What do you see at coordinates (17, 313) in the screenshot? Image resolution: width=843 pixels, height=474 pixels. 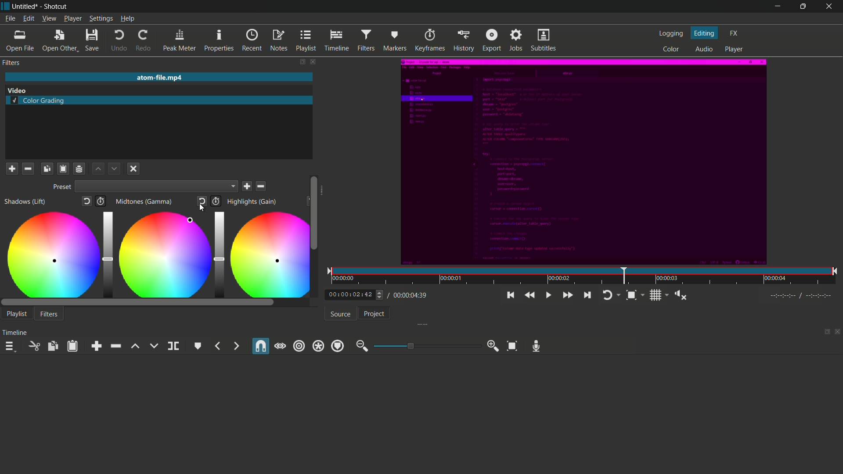 I see `playlist` at bounding box center [17, 313].